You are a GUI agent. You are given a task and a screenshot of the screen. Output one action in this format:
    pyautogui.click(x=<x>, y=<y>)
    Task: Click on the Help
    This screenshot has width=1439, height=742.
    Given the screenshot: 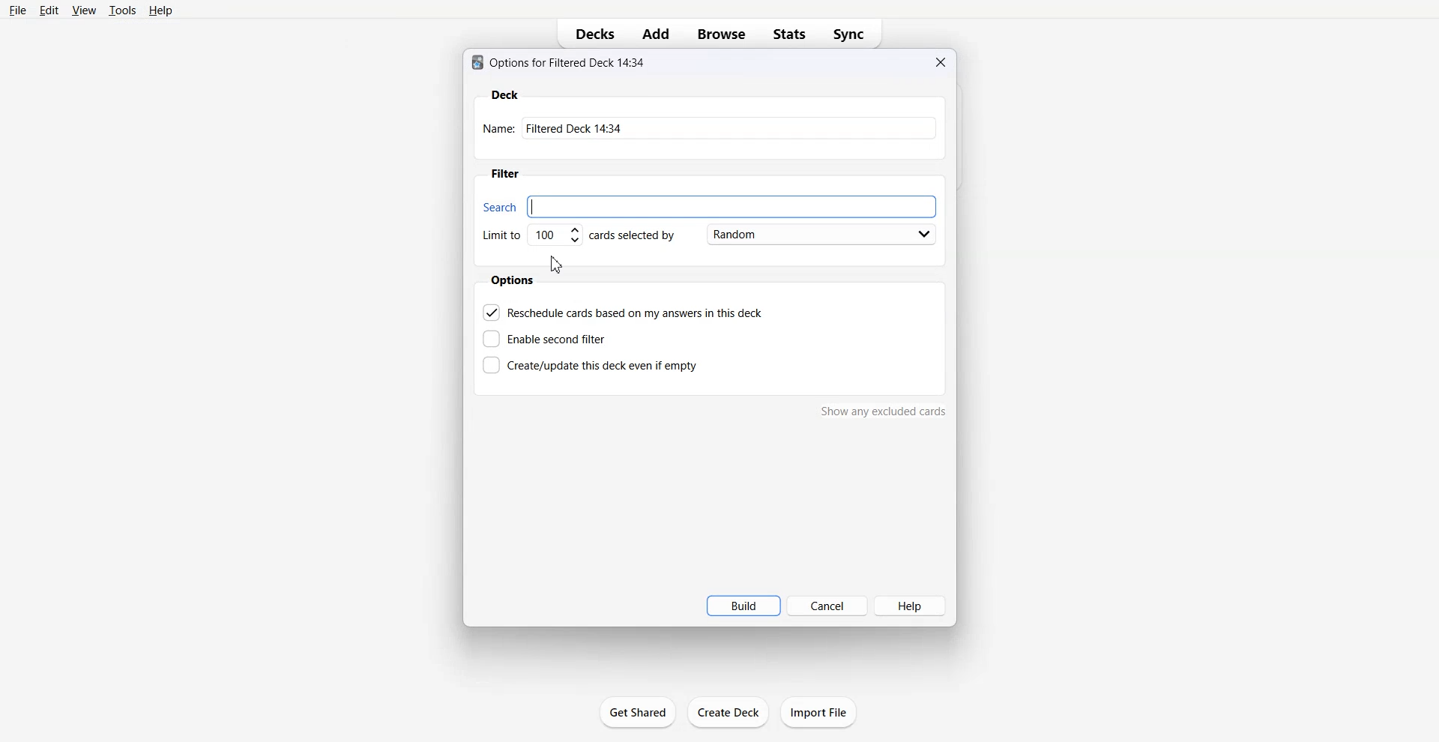 What is the action you would take?
    pyautogui.click(x=913, y=605)
    